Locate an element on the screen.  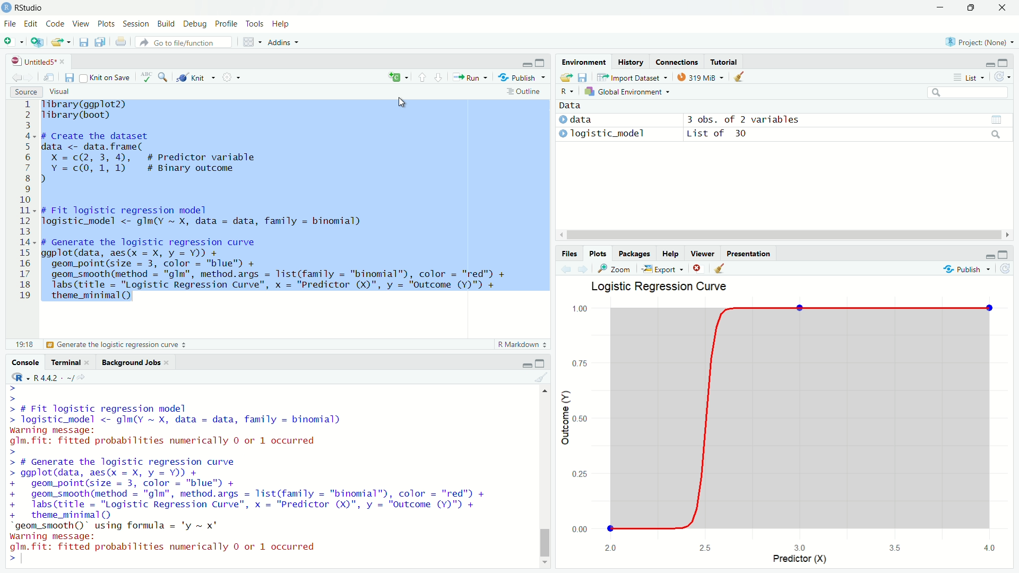
Terminal is located at coordinates (64, 362).